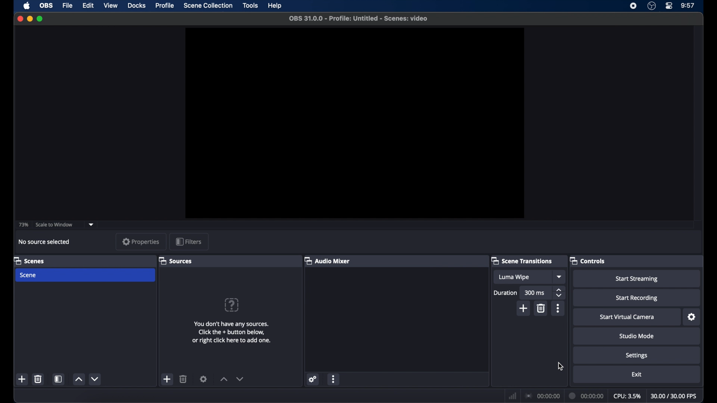  What do you see at coordinates (30, 260) in the screenshot?
I see `scenes` at bounding box center [30, 260].